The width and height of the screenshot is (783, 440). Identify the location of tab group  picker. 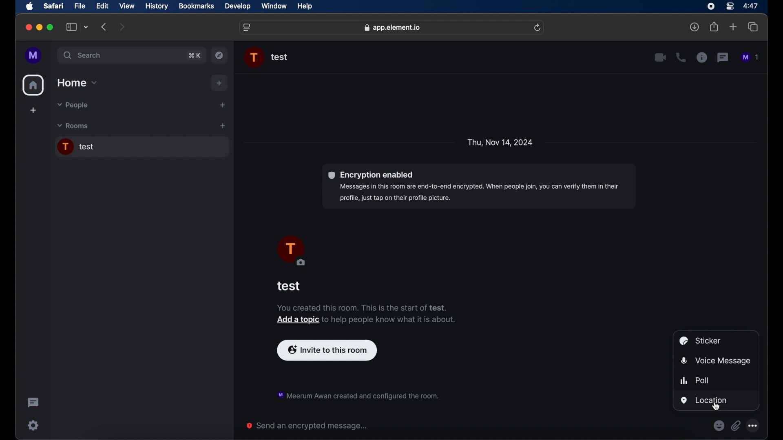
(86, 27).